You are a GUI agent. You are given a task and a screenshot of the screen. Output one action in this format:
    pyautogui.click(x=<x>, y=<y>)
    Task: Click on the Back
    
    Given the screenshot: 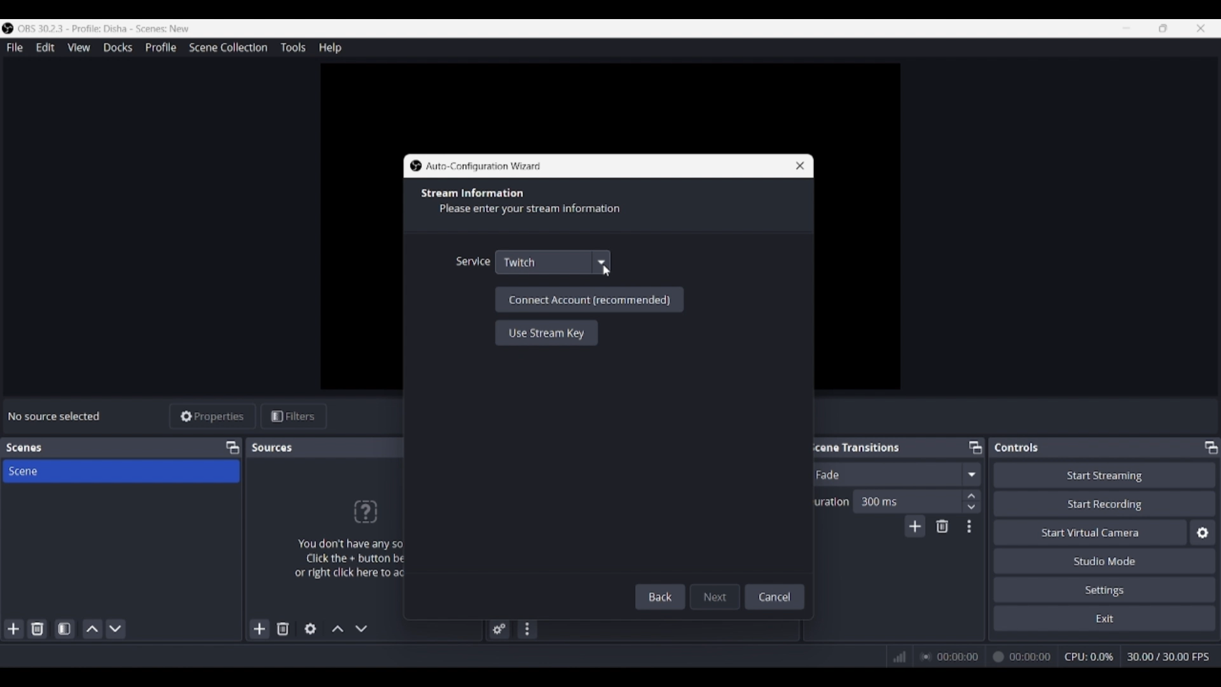 What is the action you would take?
    pyautogui.click(x=663, y=597)
    